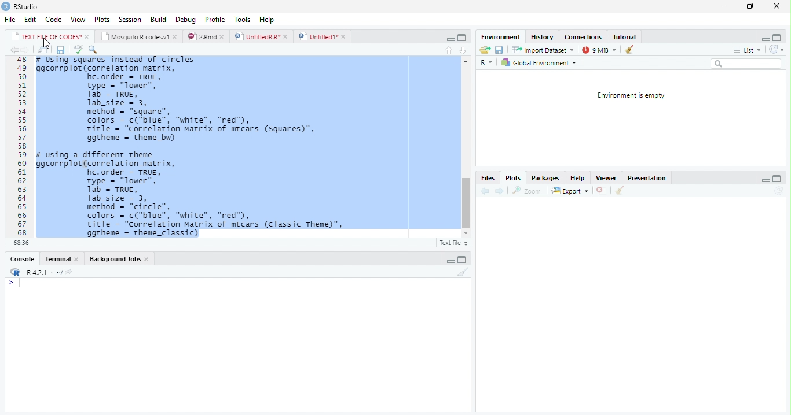  Describe the element at coordinates (449, 39) in the screenshot. I see `hide r script` at that location.